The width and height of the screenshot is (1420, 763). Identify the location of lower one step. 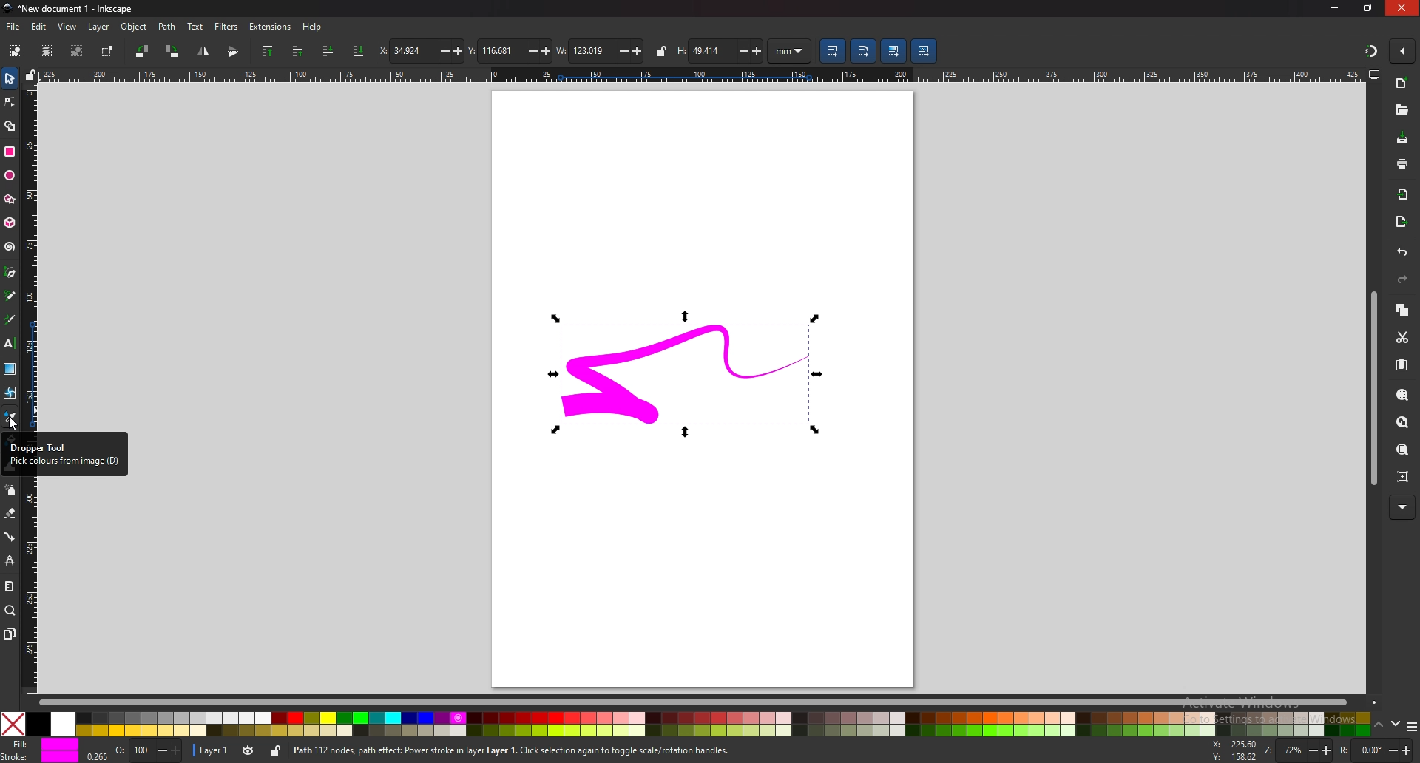
(329, 51).